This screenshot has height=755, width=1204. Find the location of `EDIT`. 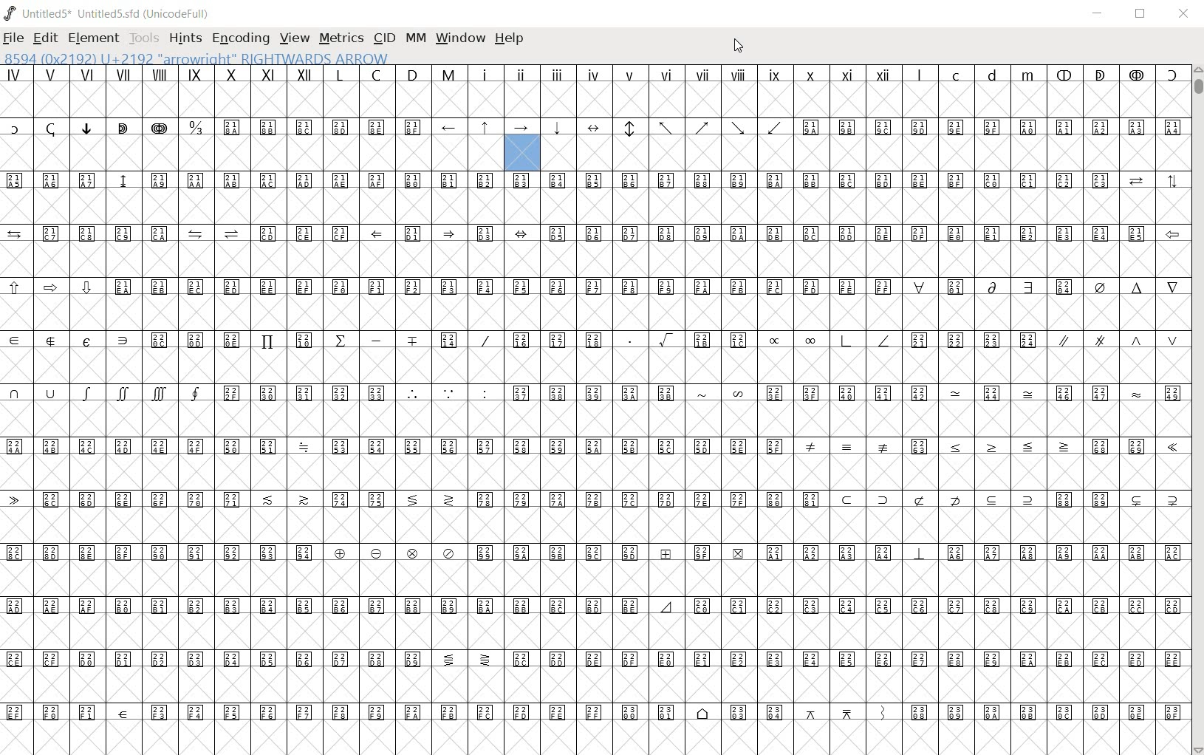

EDIT is located at coordinates (45, 39).